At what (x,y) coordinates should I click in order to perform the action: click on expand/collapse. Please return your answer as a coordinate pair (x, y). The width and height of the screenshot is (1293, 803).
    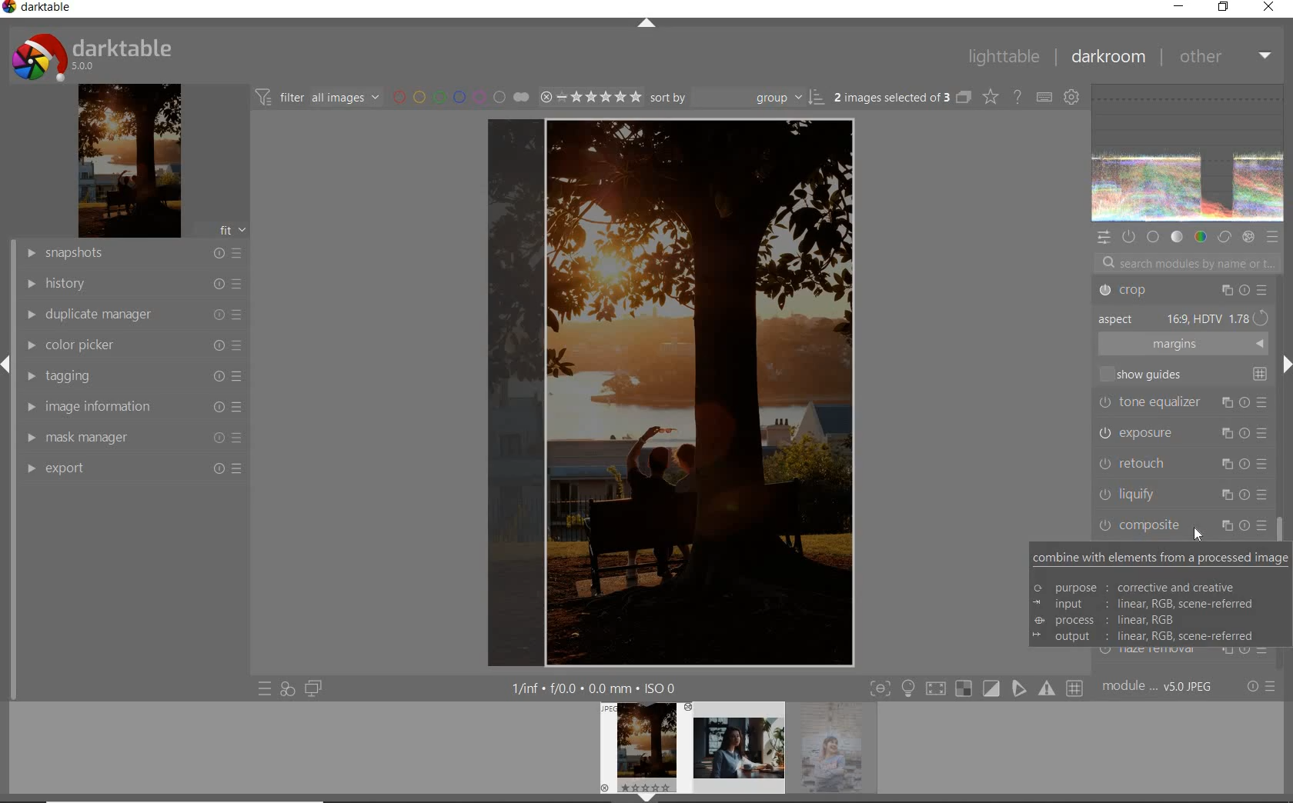
    Looking at the image, I should click on (1285, 365).